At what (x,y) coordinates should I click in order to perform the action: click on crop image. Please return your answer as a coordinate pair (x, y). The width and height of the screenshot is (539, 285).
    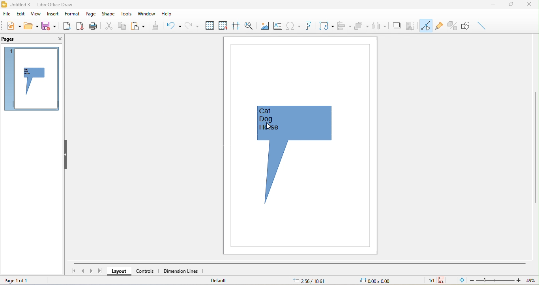
    Looking at the image, I should click on (411, 26).